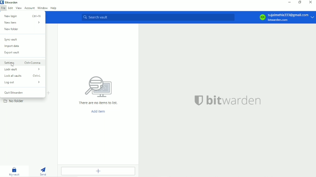 Image resolution: width=316 pixels, height=177 pixels. Describe the element at coordinates (23, 3) in the screenshot. I see `Bitwarden` at that location.